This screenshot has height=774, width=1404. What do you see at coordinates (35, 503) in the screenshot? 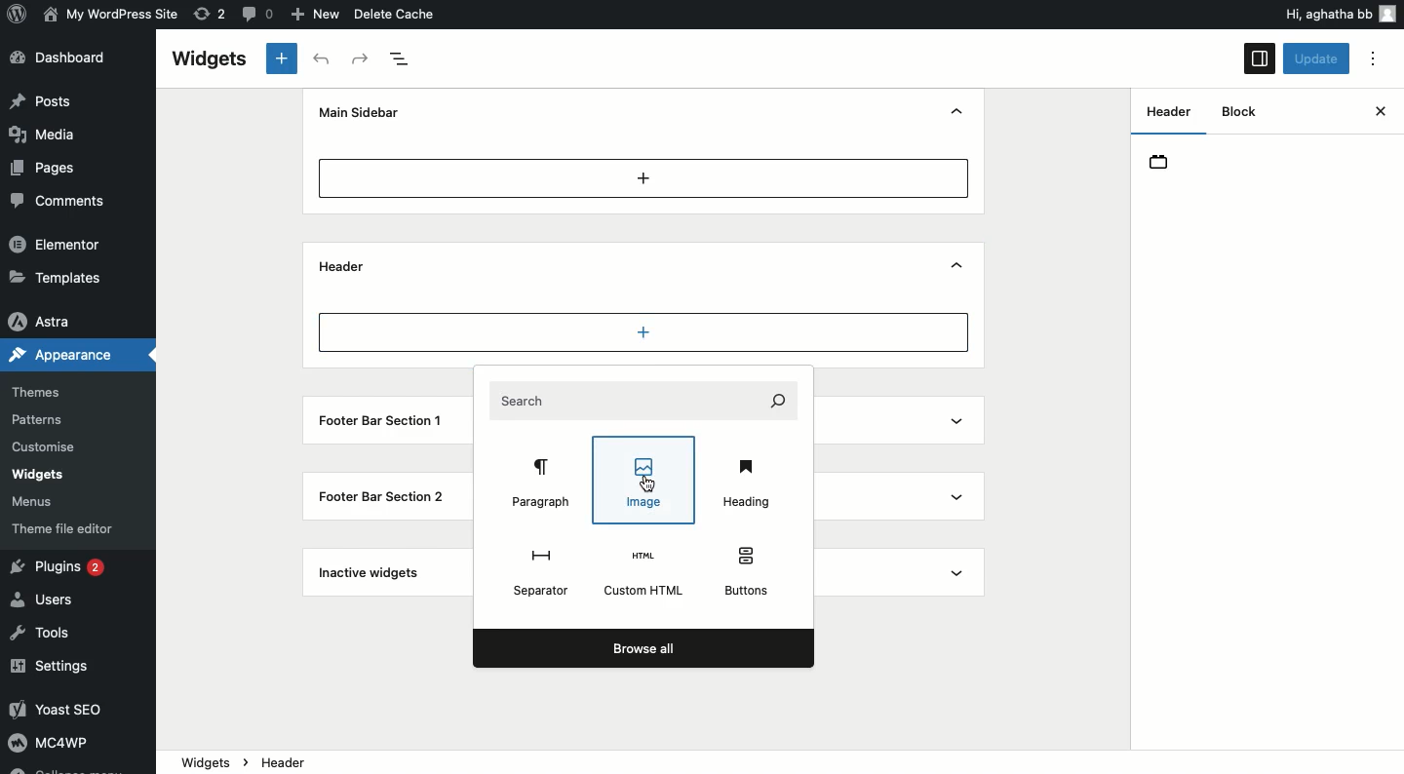
I see `Menus` at bounding box center [35, 503].